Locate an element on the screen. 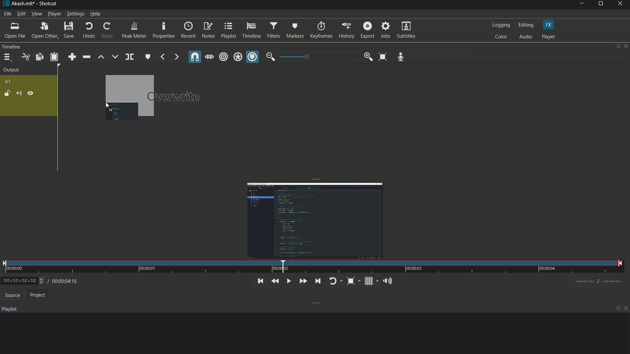 Image resolution: width=630 pixels, height=354 pixels. logging is located at coordinates (500, 25).